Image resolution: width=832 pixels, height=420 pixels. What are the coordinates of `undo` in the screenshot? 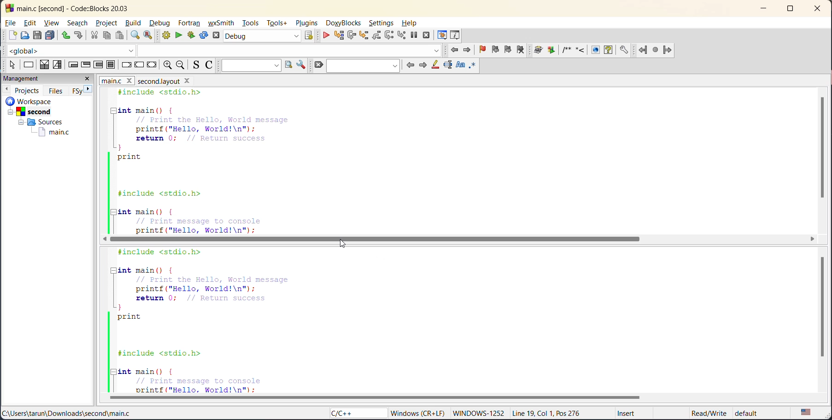 It's located at (65, 36).